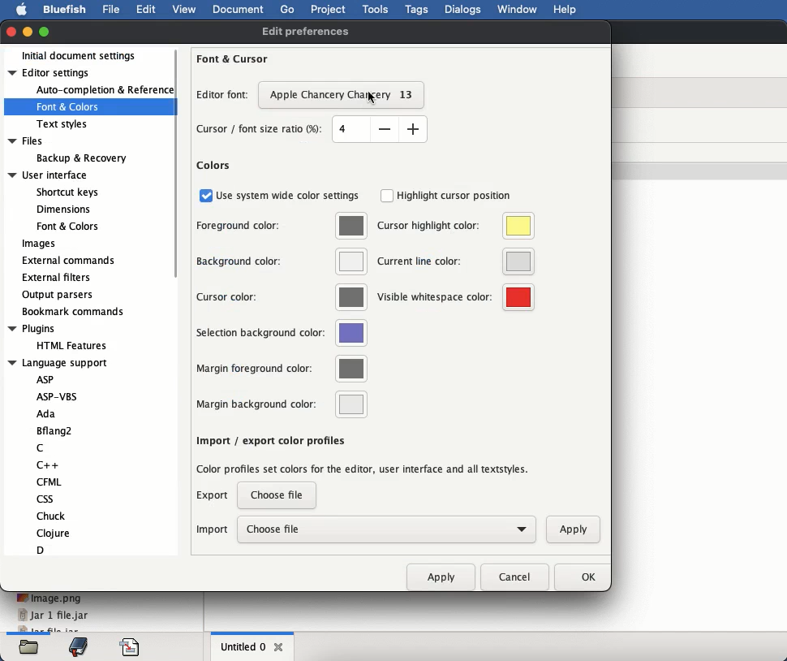 The image size is (787, 661). I want to click on image, so click(49, 598).